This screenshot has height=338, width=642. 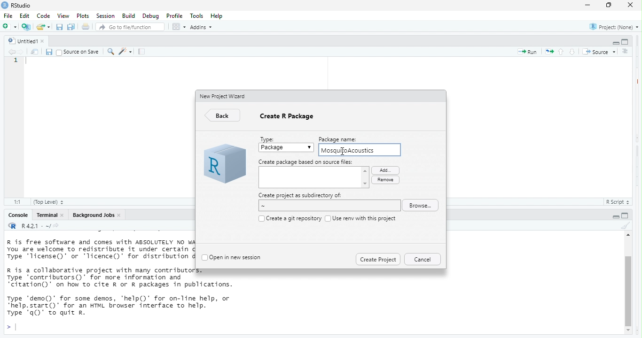 I want to click on r studio logo, so click(x=4, y=5).